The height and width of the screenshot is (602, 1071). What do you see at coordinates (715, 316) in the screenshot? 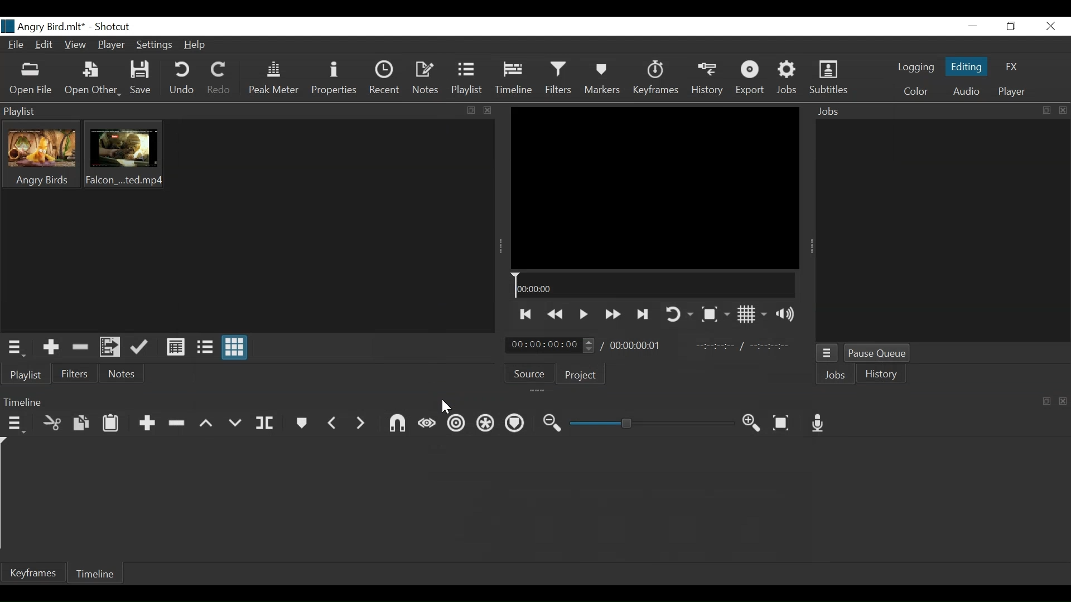
I see `Toggle Zoom` at bounding box center [715, 316].